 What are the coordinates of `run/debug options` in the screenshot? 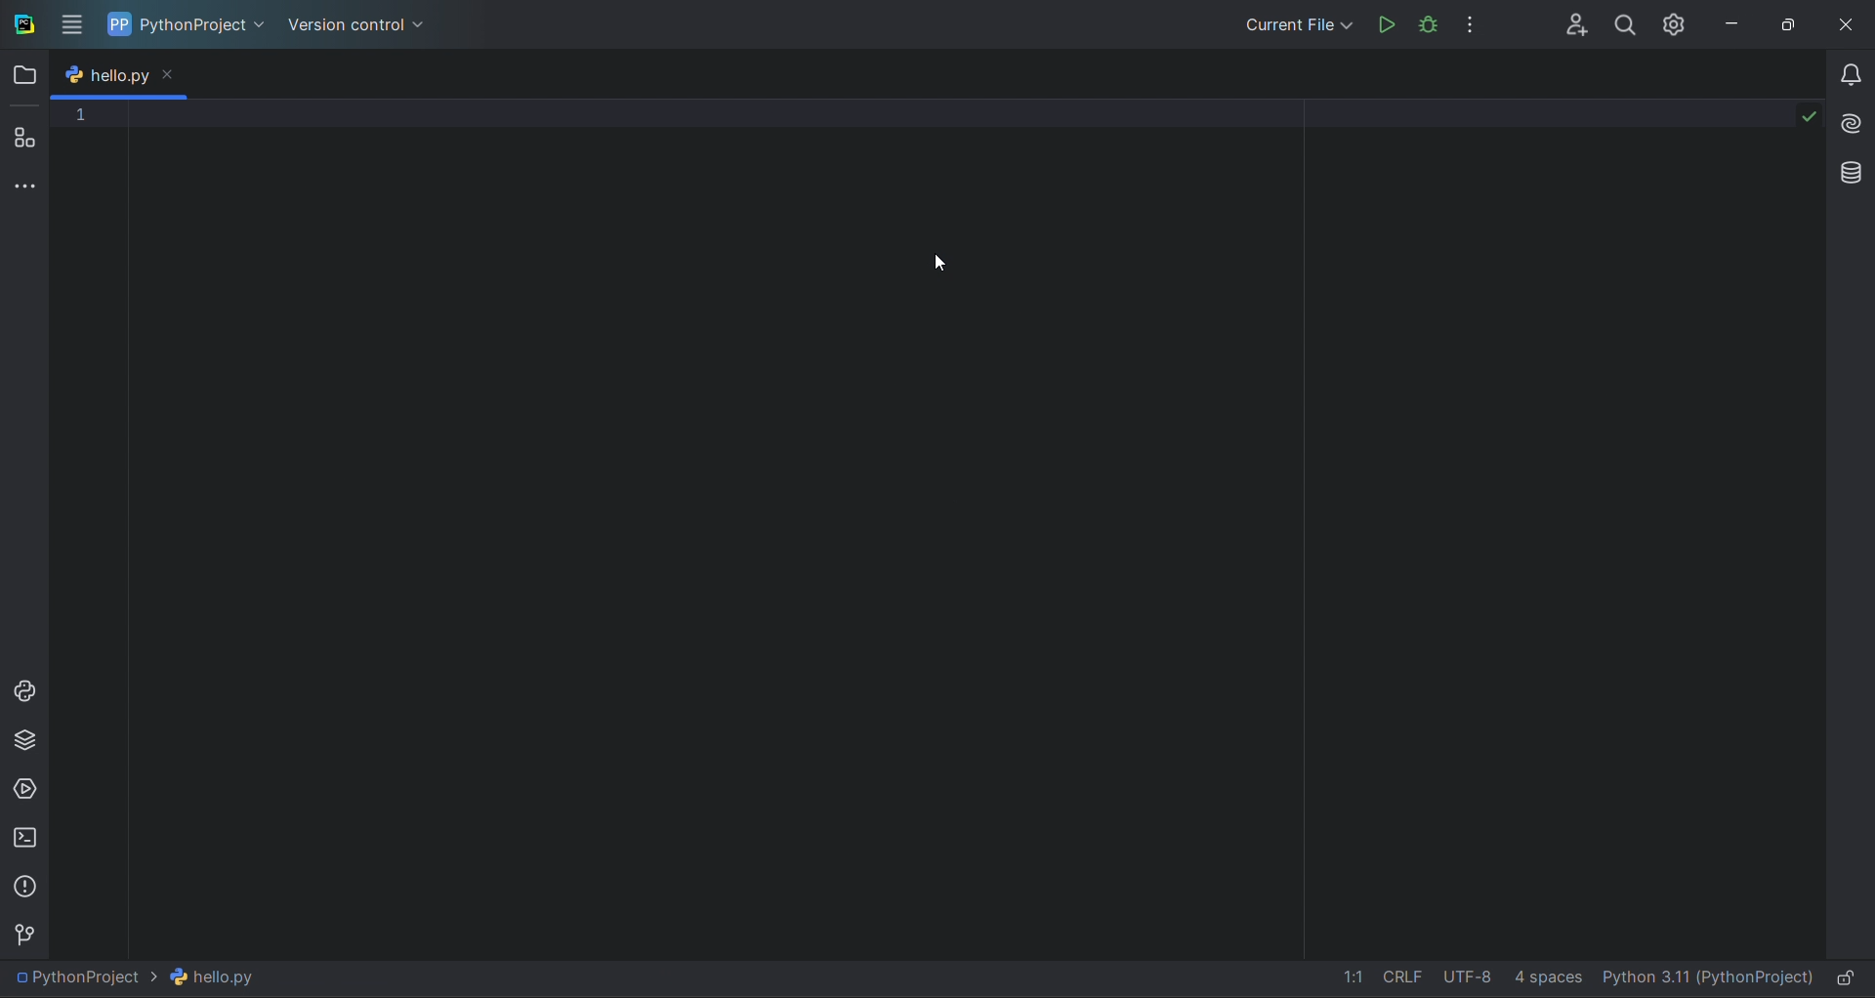 It's located at (1295, 25).